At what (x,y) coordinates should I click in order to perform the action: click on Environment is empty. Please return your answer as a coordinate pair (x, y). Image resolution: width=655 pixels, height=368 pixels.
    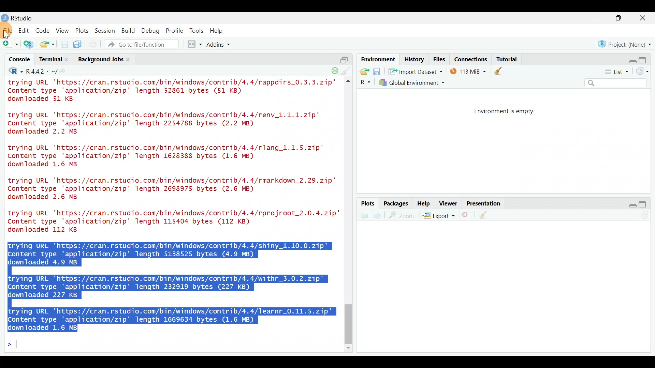
    Looking at the image, I should click on (510, 111).